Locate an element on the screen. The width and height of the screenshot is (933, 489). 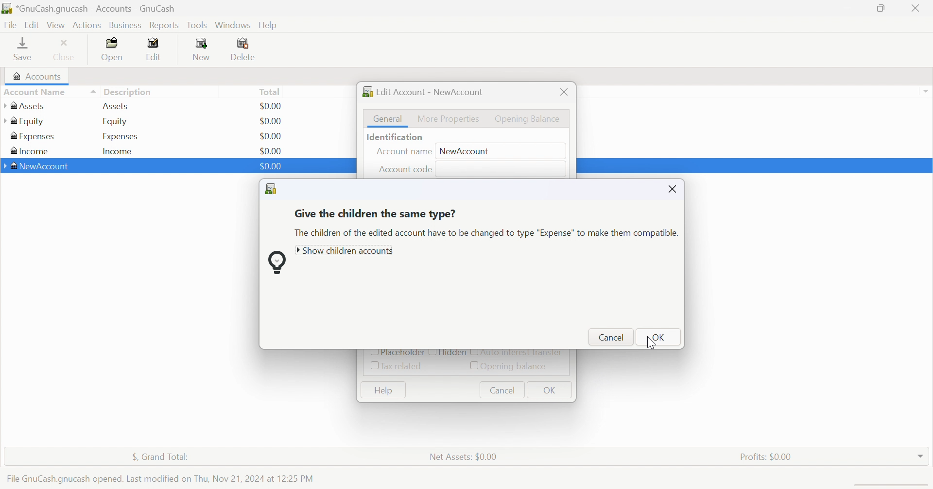
NewAccount is located at coordinates (469, 150).